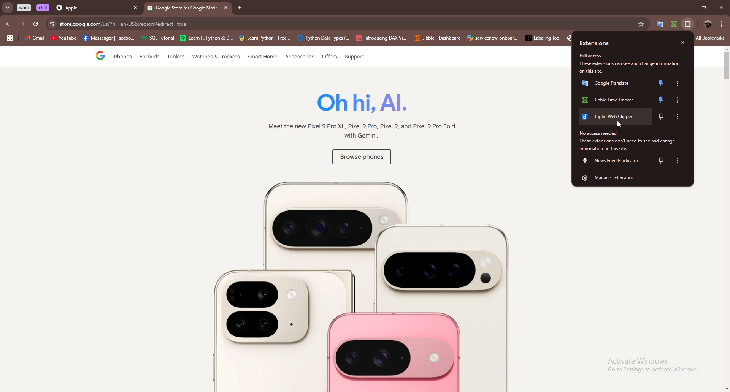 Image resolution: width=730 pixels, height=392 pixels. I want to click on site settings, so click(51, 24).